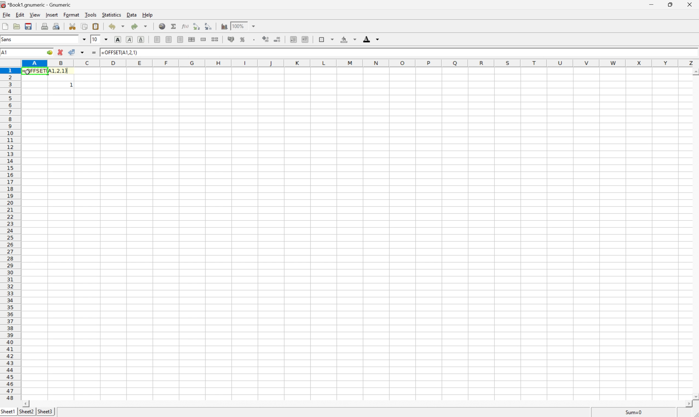  What do you see at coordinates (203, 39) in the screenshot?
I see `merge a range of cells` at bounding box center [203, 39].